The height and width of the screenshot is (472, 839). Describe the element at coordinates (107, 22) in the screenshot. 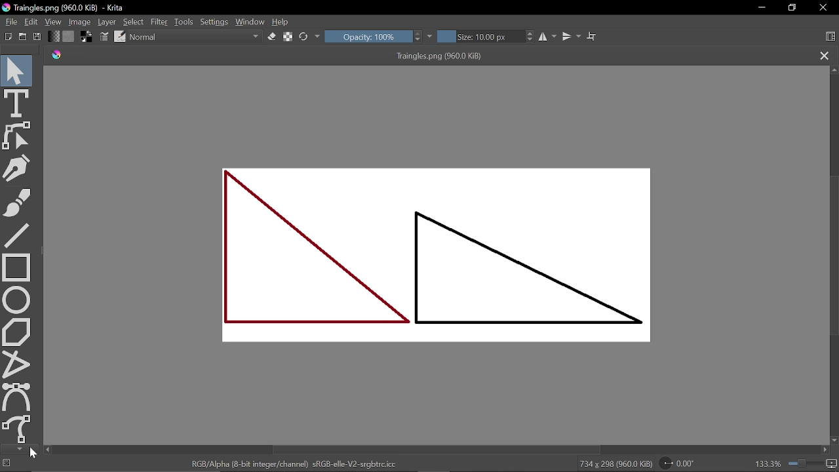

I see `Layer` at that location.